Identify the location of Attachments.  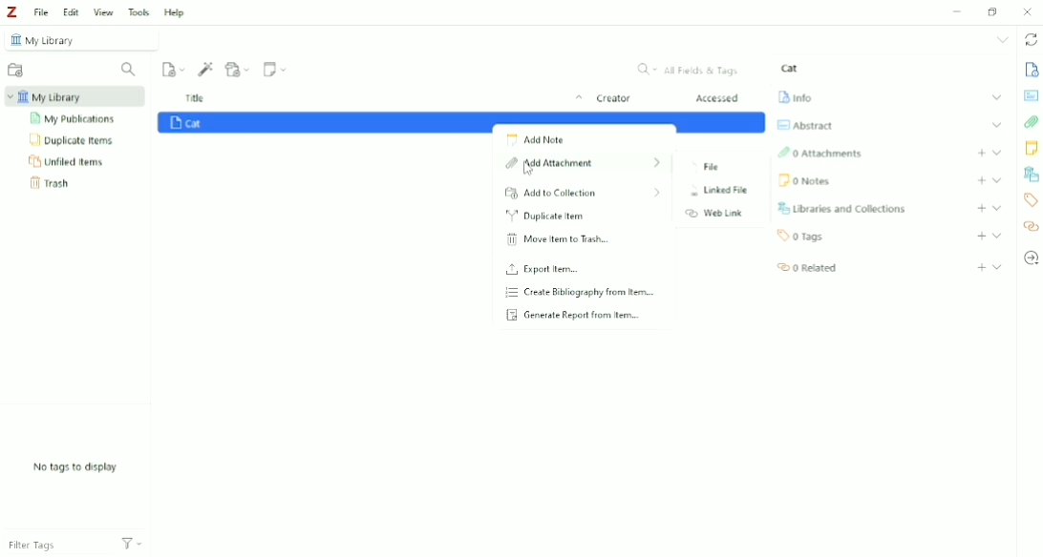
(819, 154).